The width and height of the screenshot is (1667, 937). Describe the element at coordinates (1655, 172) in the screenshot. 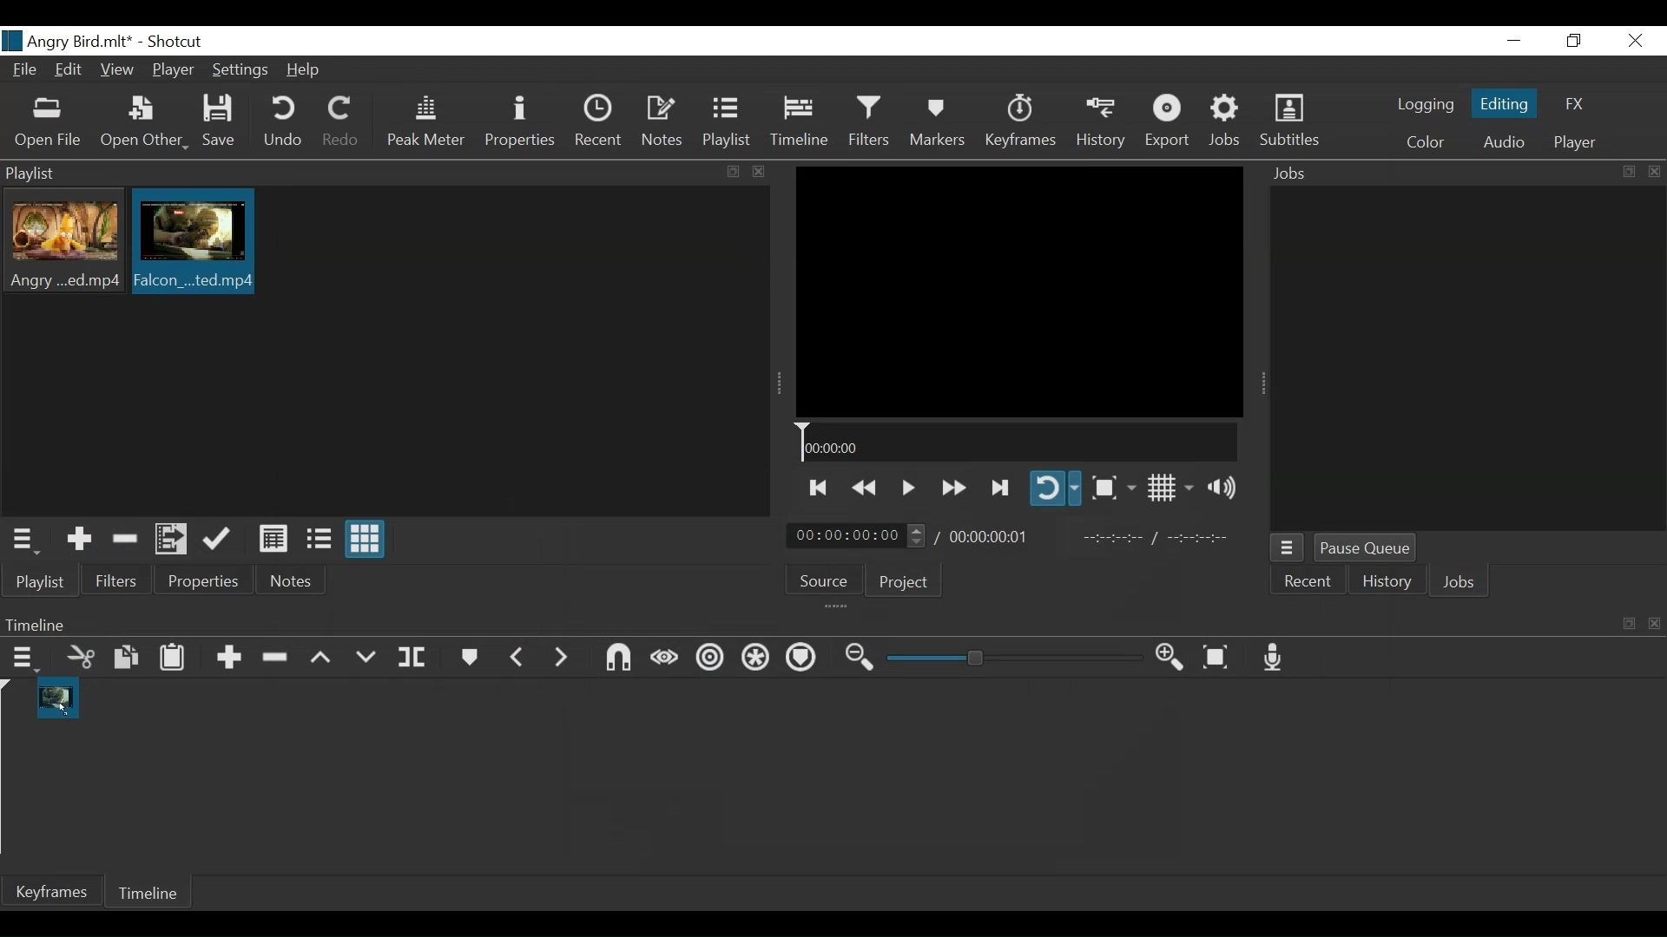

I see `close` at that location.